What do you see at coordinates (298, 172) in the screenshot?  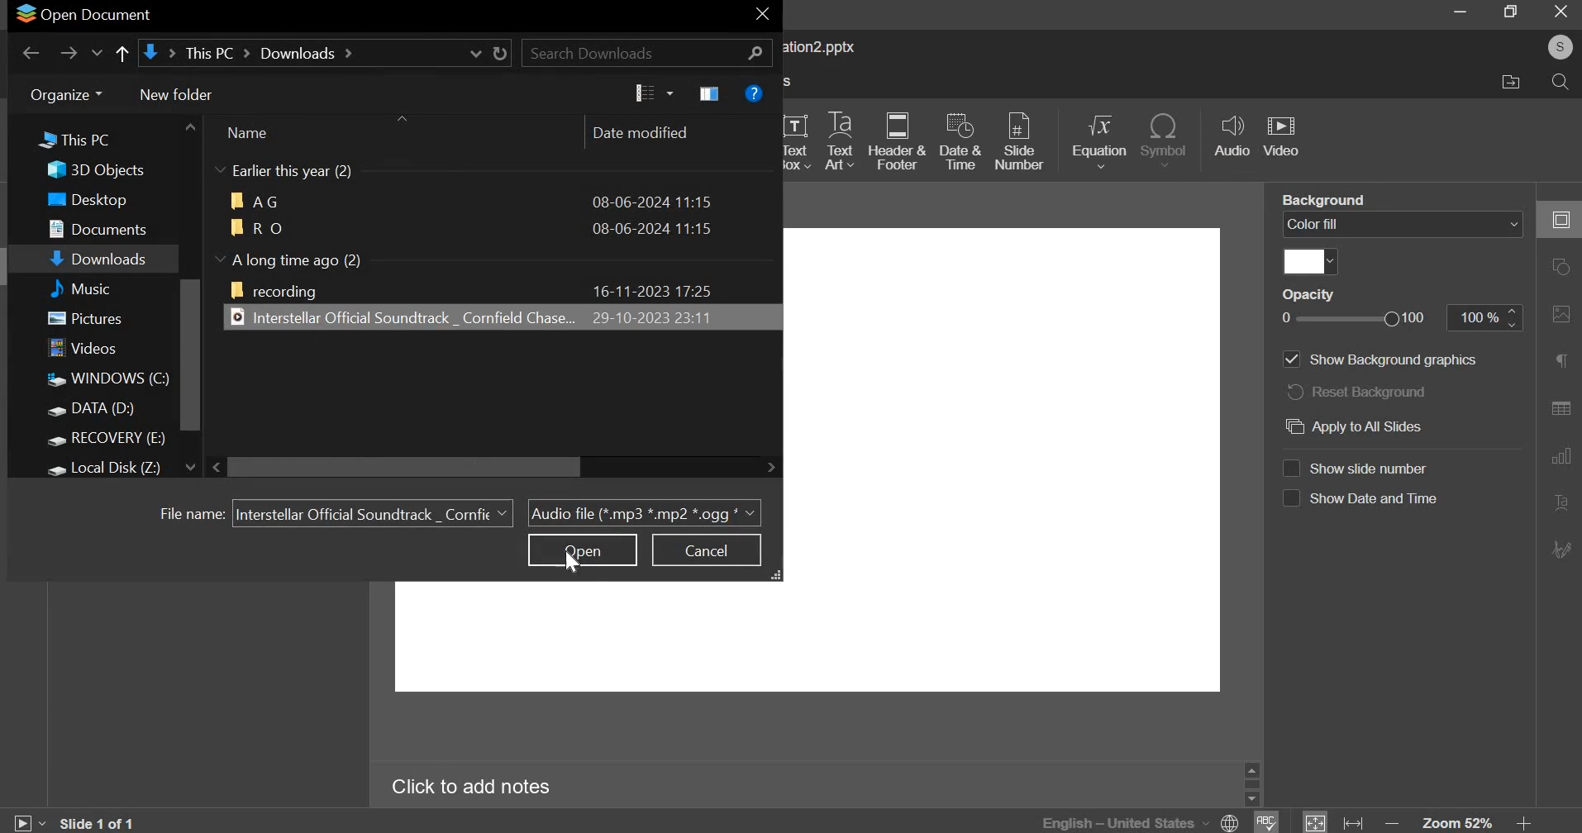 I see `earlier this year` at bounding box center [298, 172].